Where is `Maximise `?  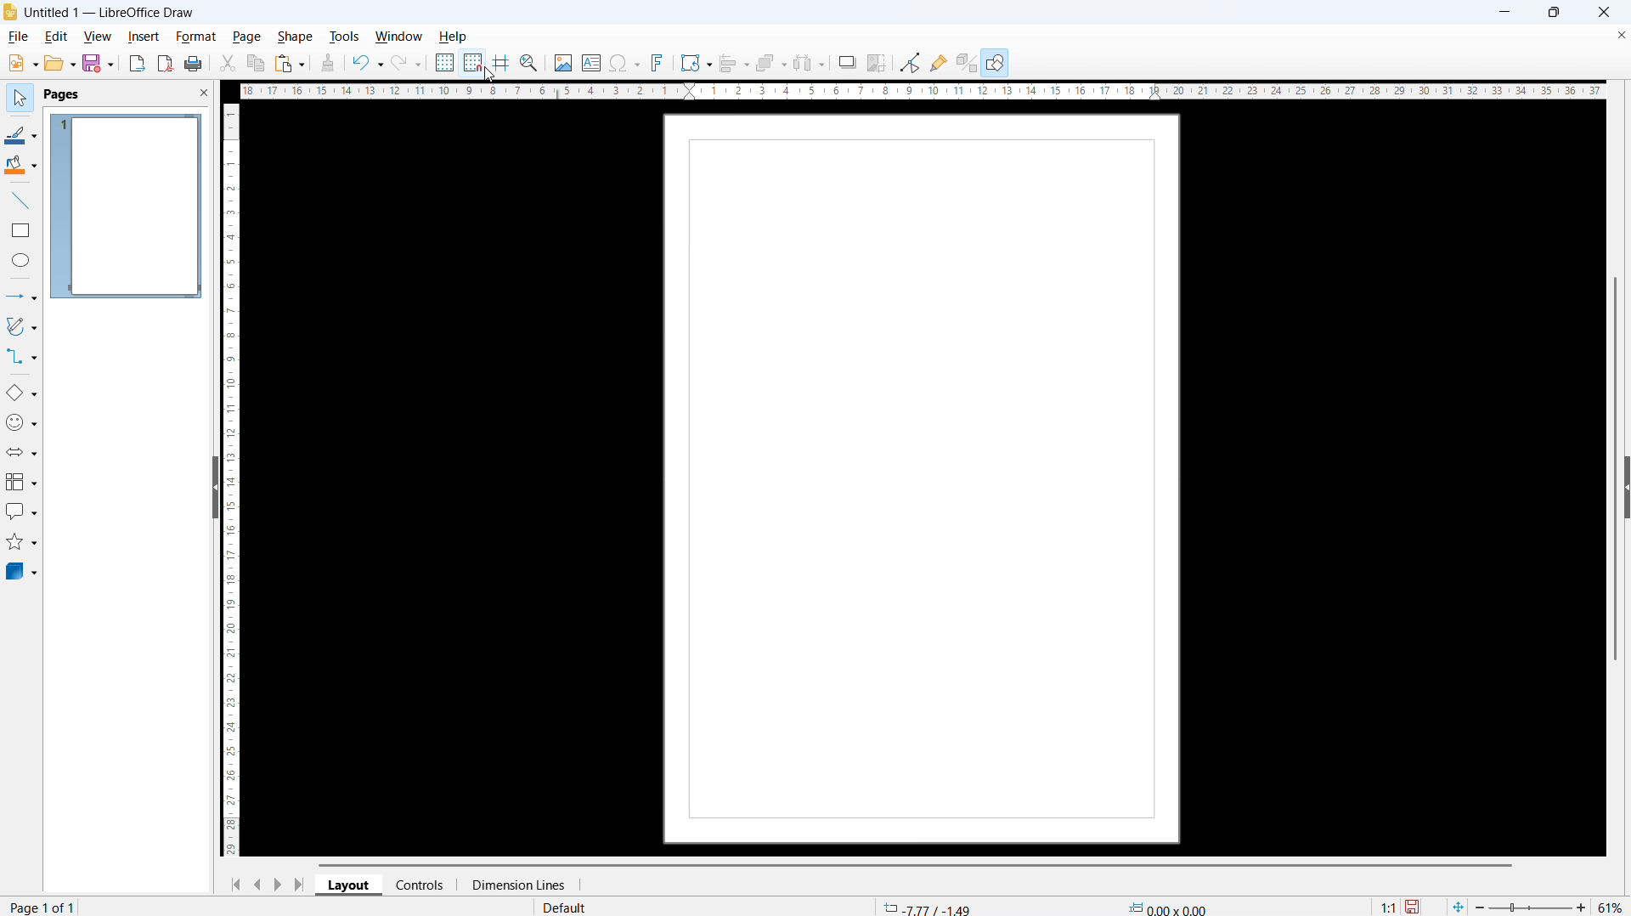
Maximise  is located at coordinates (1554, 13).